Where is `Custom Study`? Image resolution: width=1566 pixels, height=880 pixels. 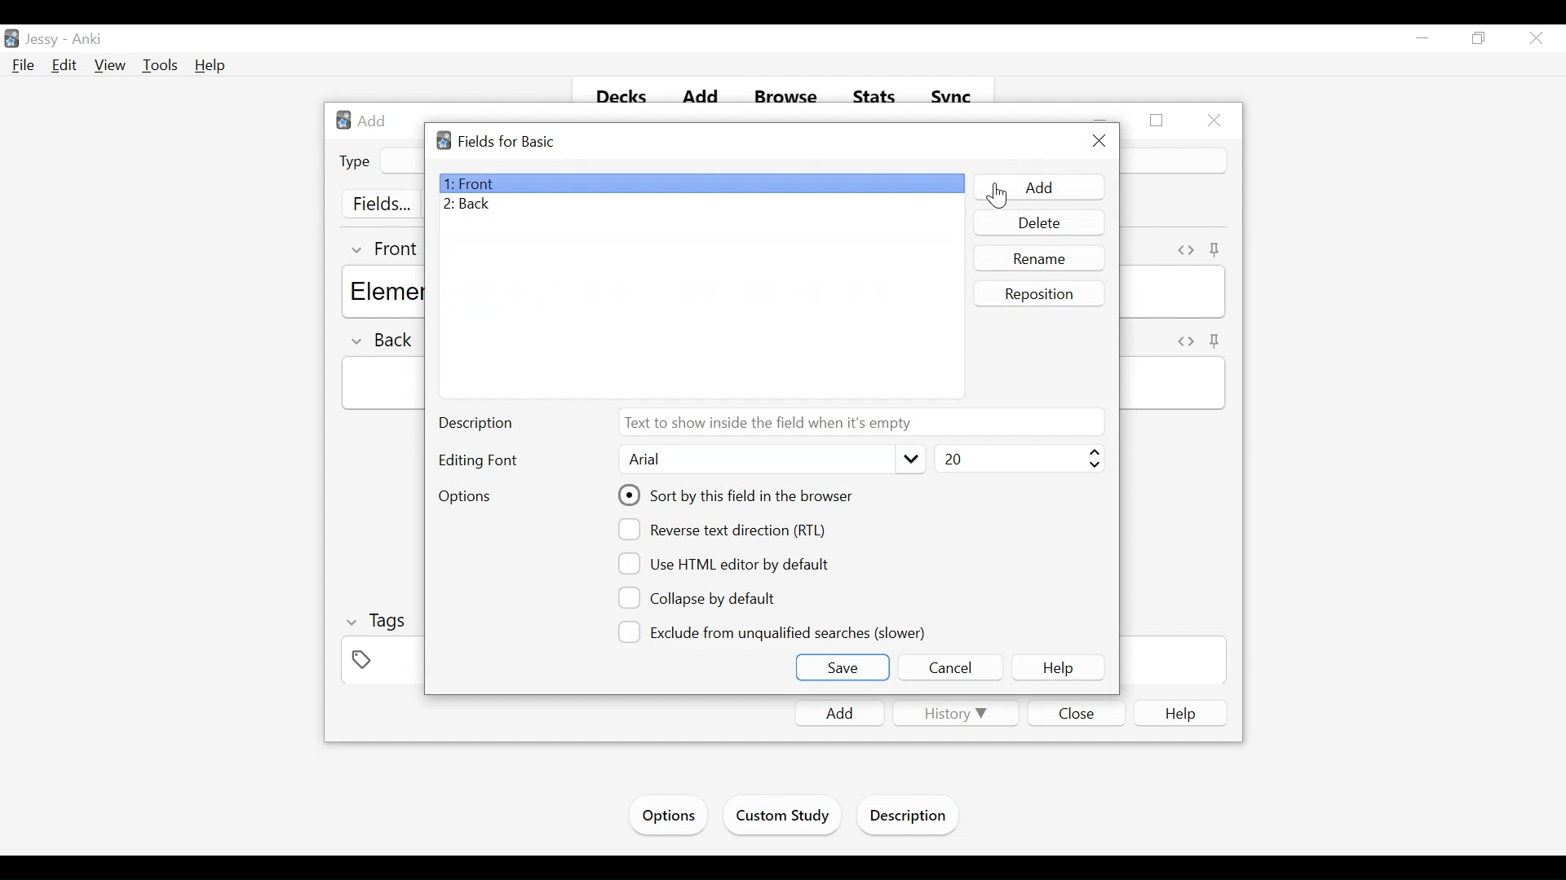 Custom Study is located at coordinates (784, 818).